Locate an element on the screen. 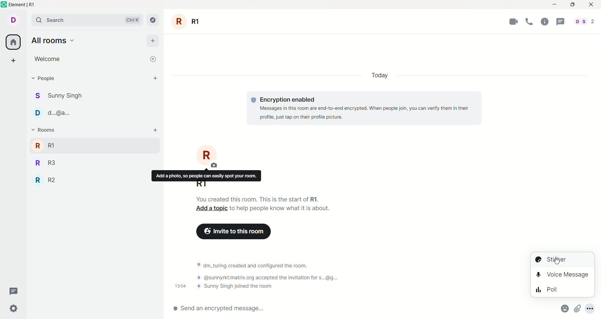  R1 - current room name is located at coordinates (201, 184).